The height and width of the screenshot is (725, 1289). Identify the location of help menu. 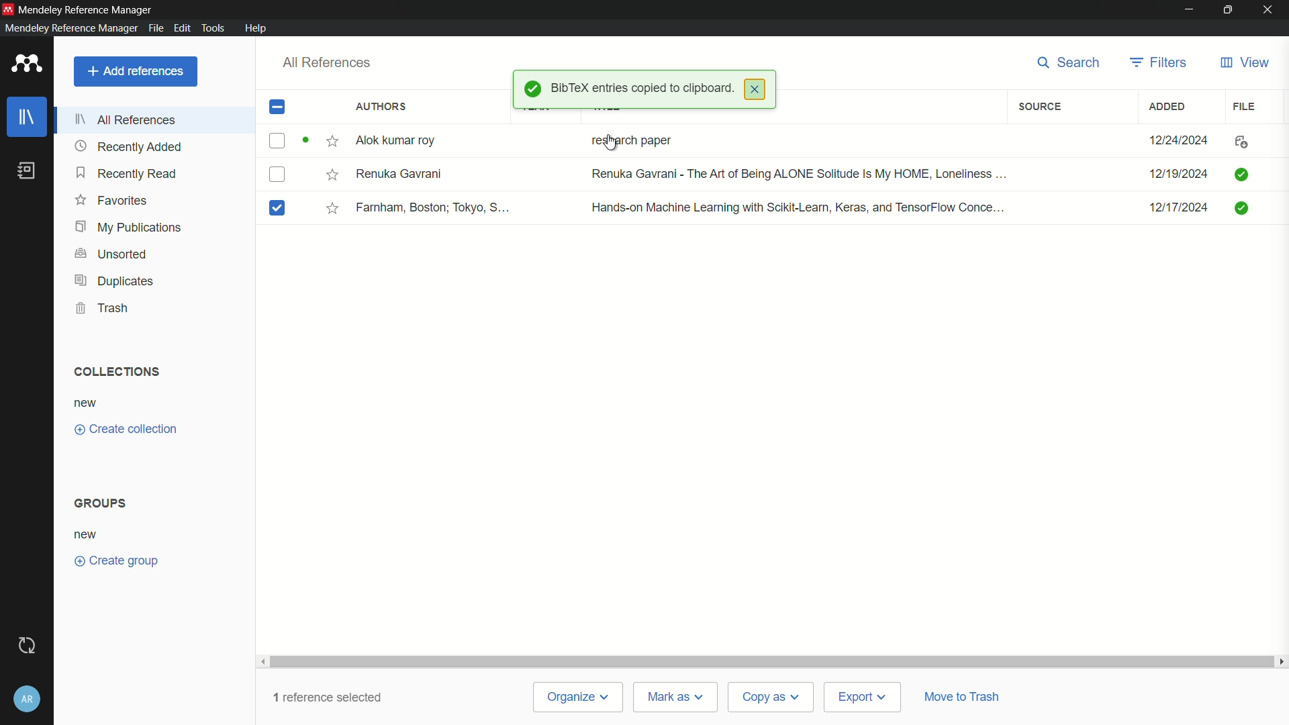
(258, 28).